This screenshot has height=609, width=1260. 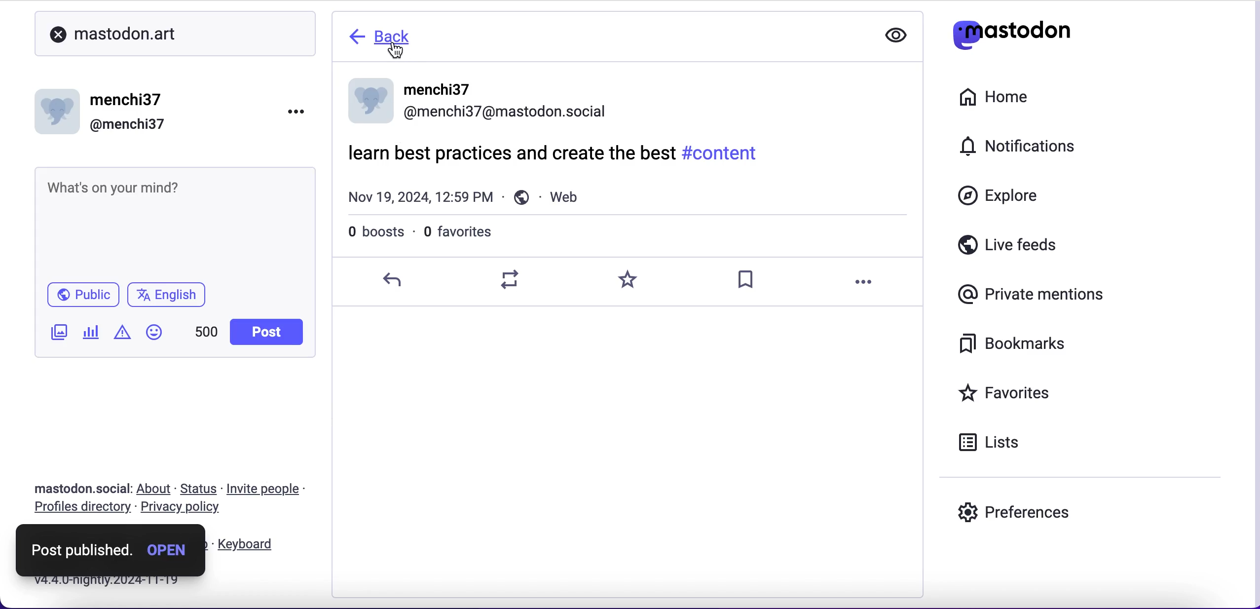 What do you see at coordinates (1020, 347) in the screenshot?
I see `bookmarks` at bounding box center [1020, 347].